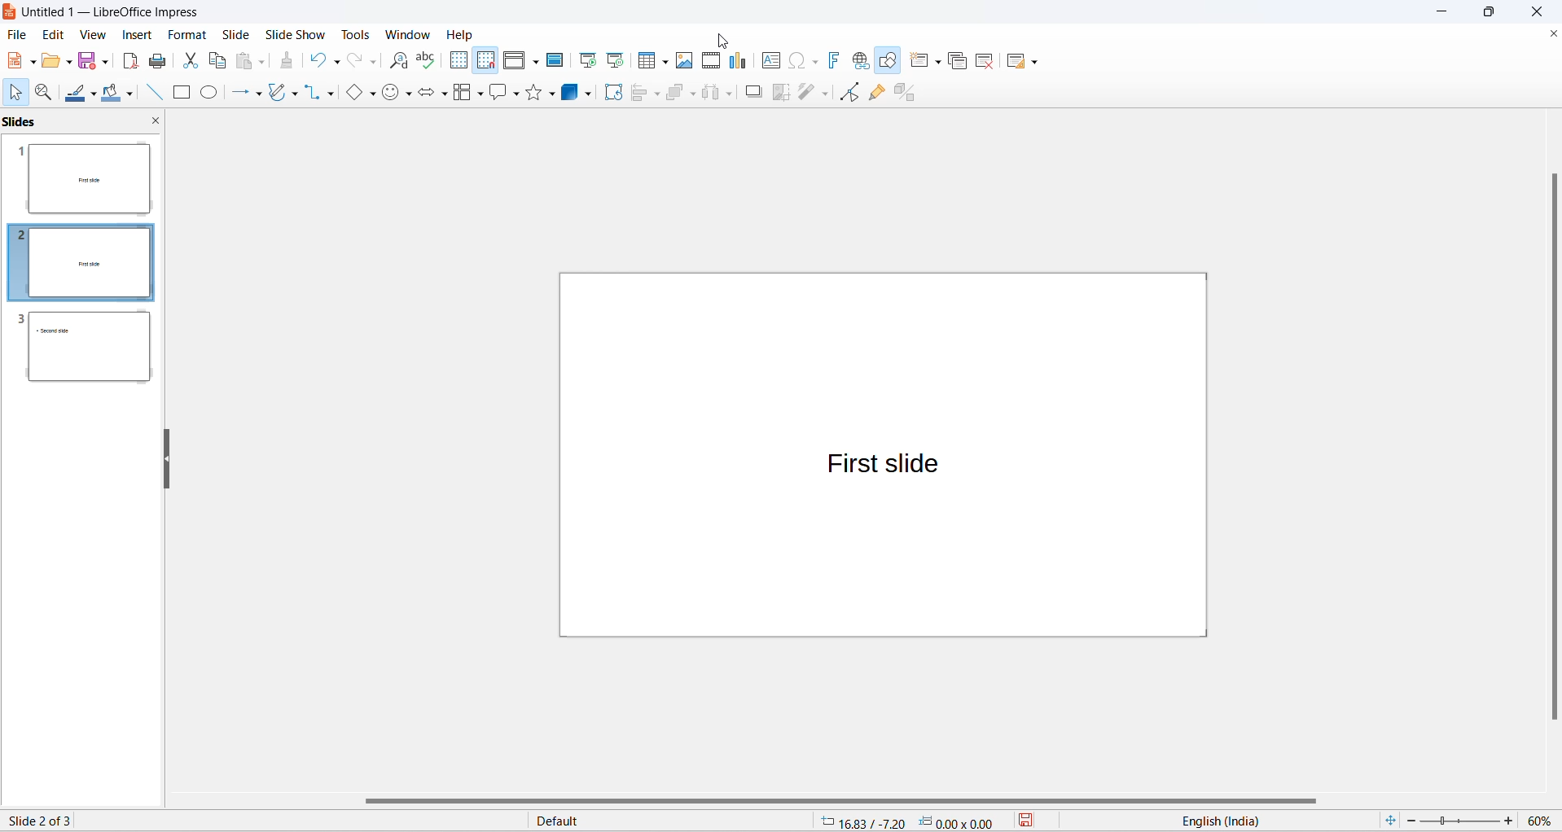 Image resolution: width=1562 pixels, height=832 pixels. I want to click on , so click(238, 32).